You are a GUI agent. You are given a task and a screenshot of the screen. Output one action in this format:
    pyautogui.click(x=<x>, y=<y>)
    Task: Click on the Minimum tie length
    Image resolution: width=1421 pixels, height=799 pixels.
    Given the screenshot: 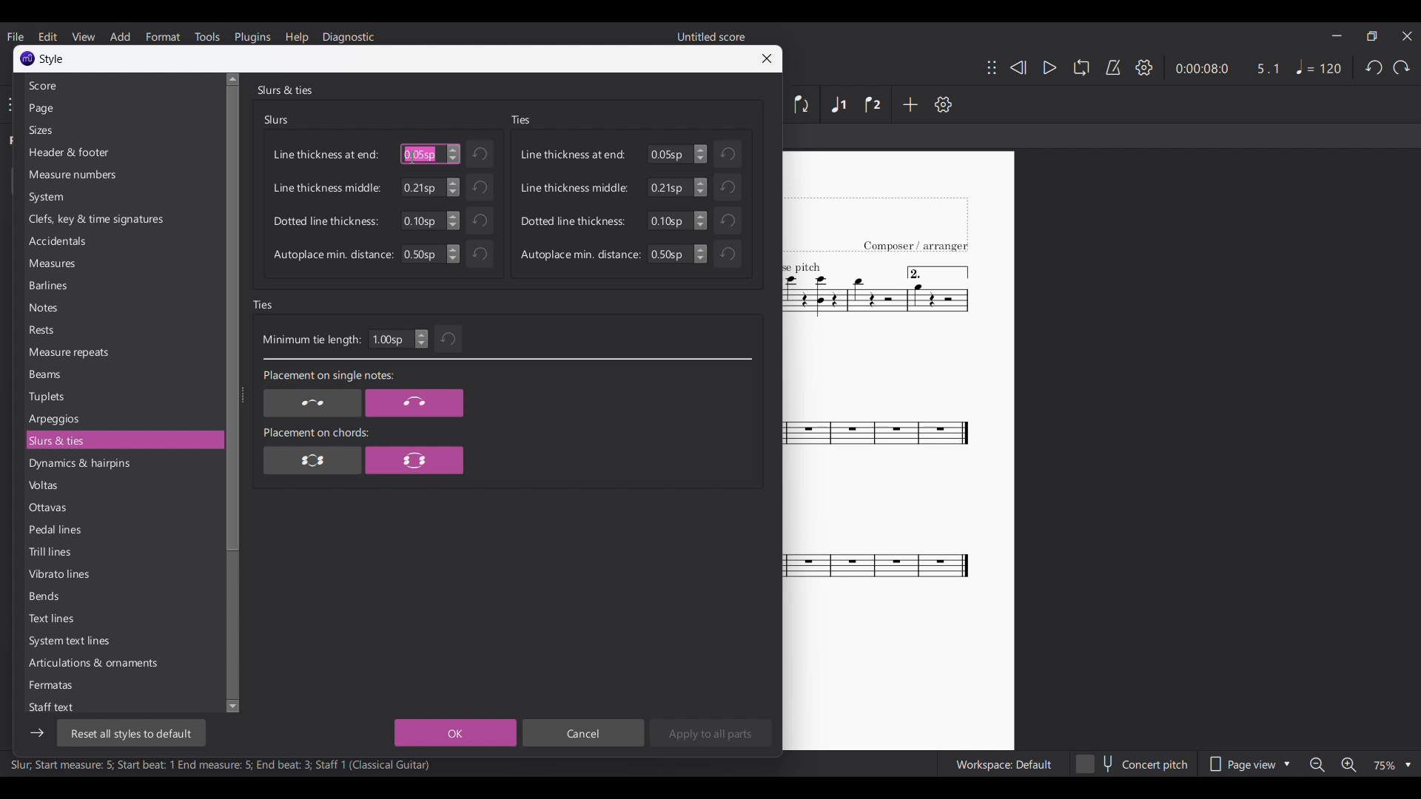 What is the action you would take?
    pyautogui.click(x=311, y=340)
    